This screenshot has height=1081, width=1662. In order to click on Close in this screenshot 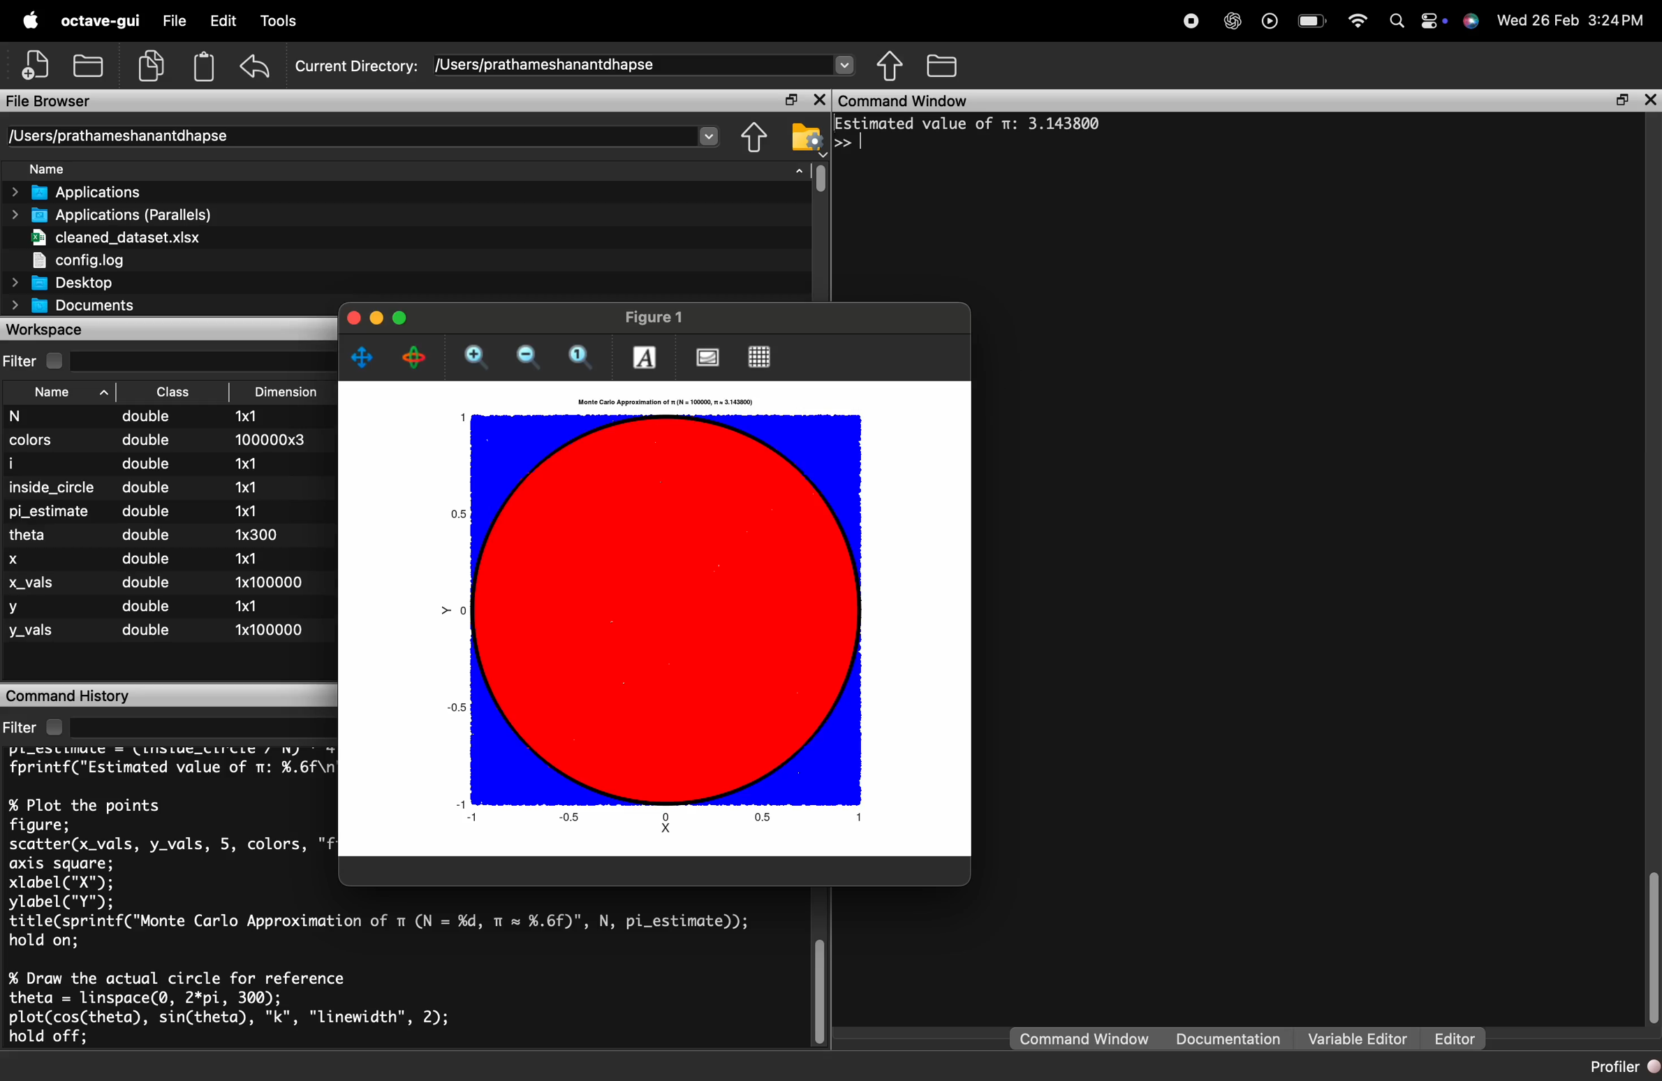, I will do `click(818, 100)`.